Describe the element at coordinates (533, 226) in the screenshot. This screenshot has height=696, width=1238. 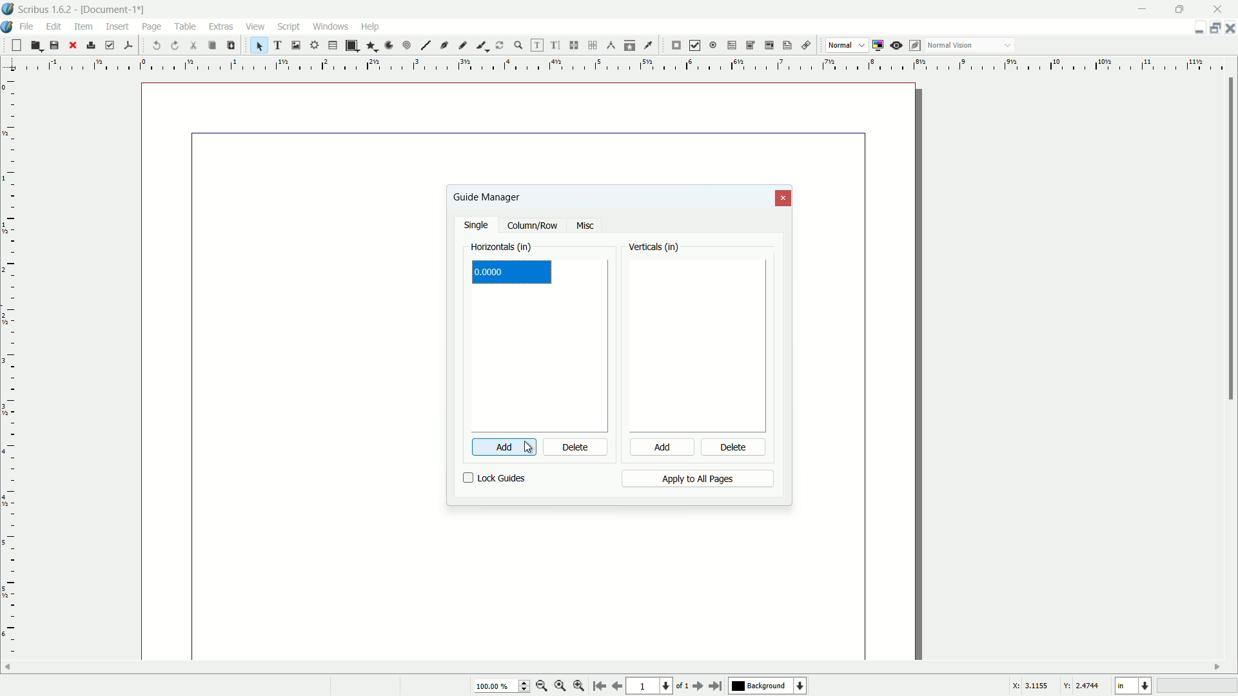
I see `column/row` at that location.